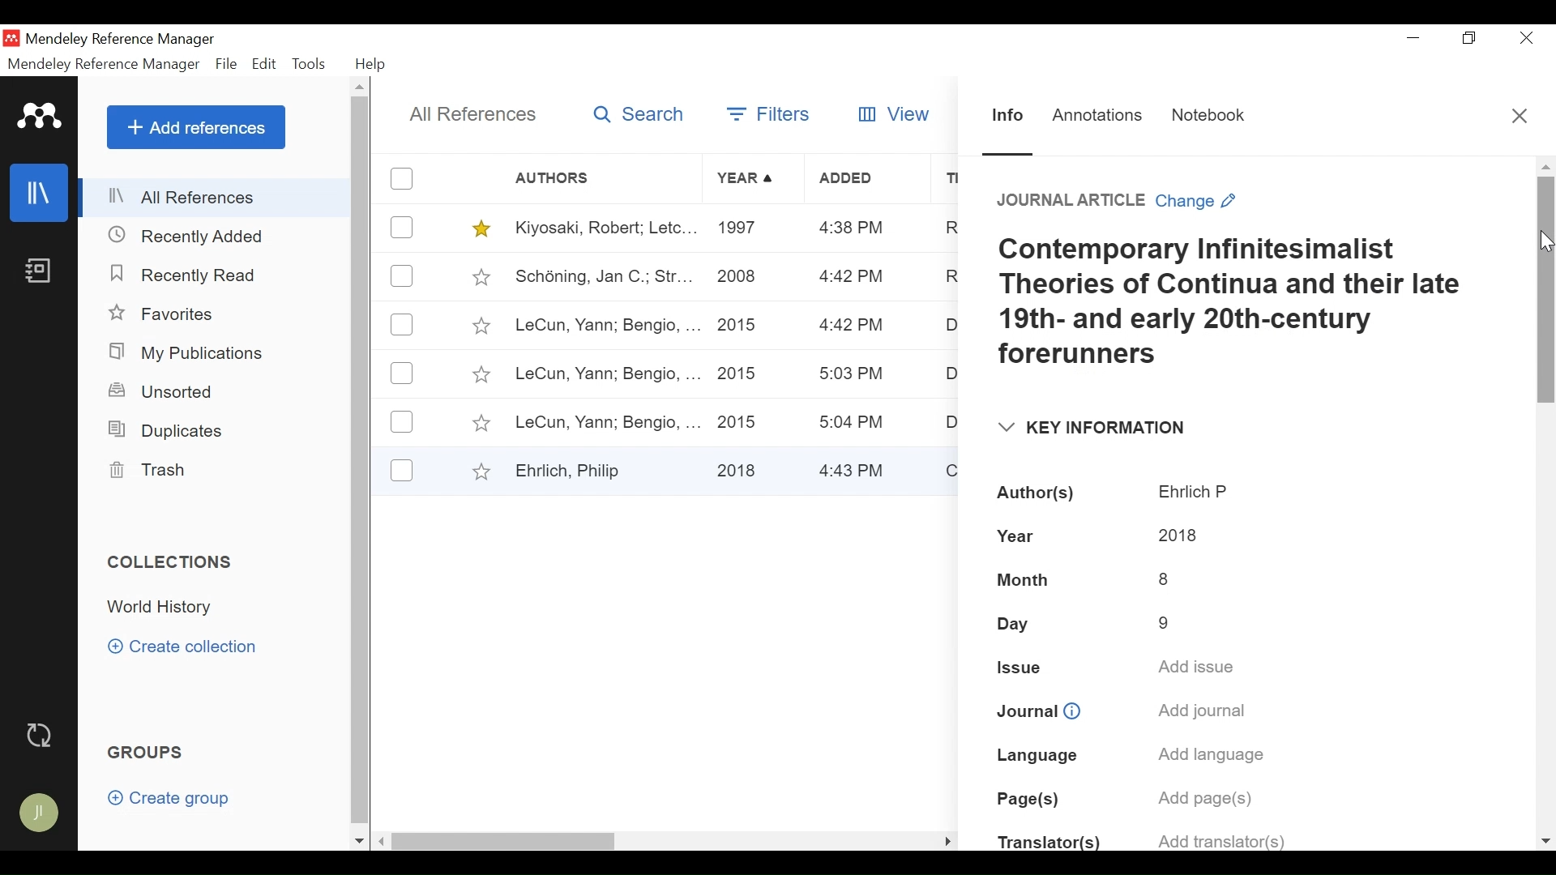  What do you see at coordinates (187, 274) in the screenshot?
I see `Recently Added` at bounding box center [187, 274].